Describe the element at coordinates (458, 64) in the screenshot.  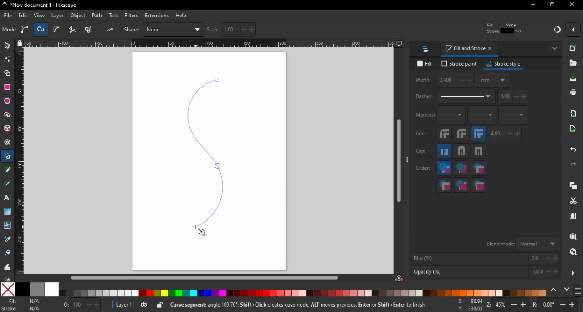
I see `stroke paint` at that location.